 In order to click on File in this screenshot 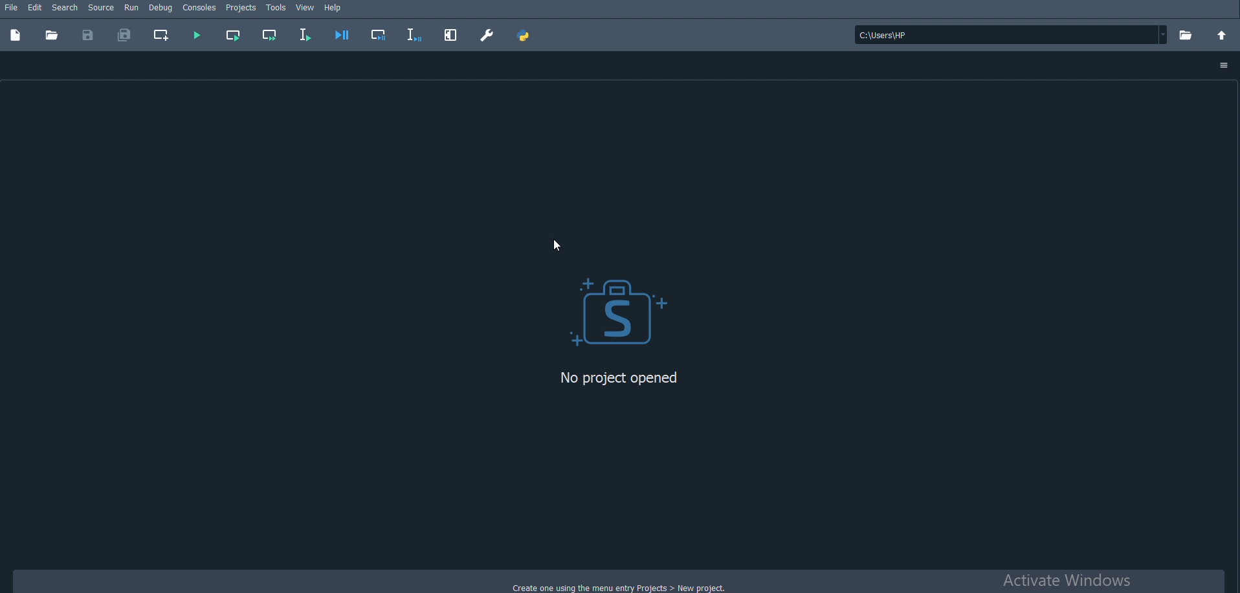, I will do `click(10, 6)`.